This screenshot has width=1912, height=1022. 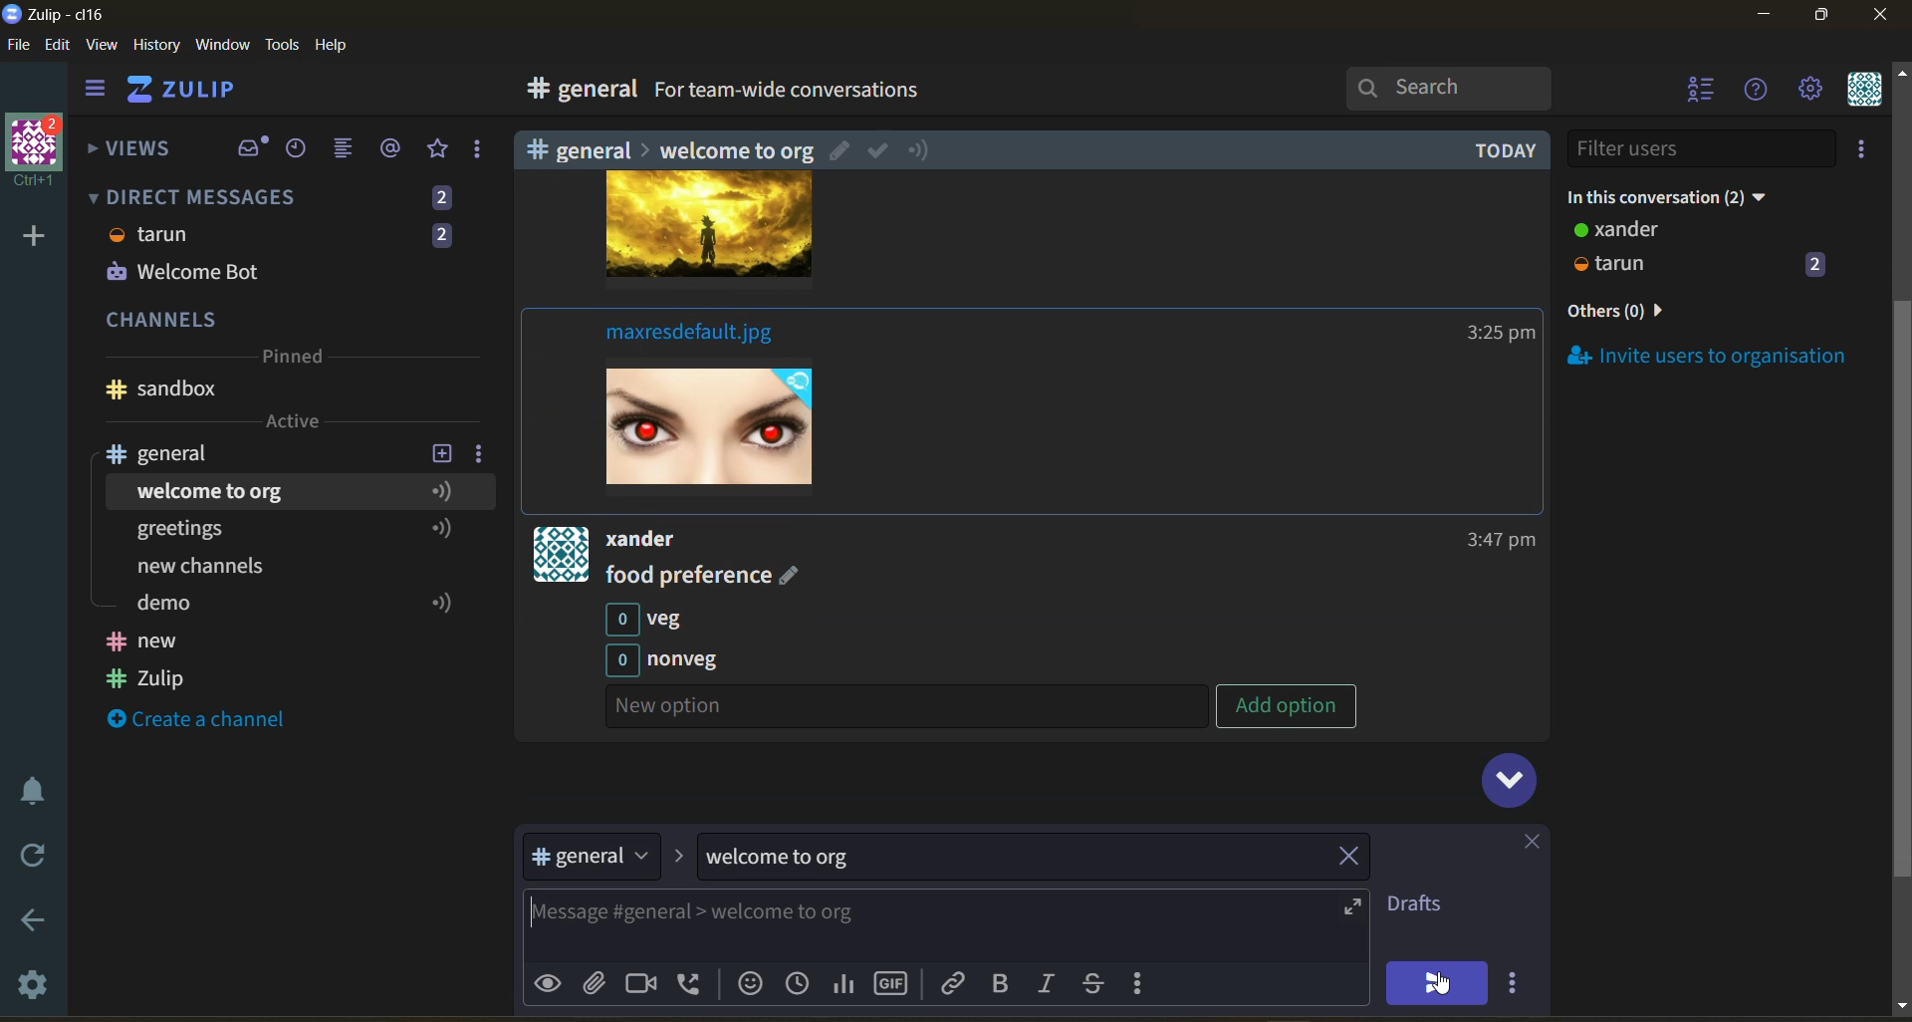 I want to click on drafts, so click(x=1417, y=904).